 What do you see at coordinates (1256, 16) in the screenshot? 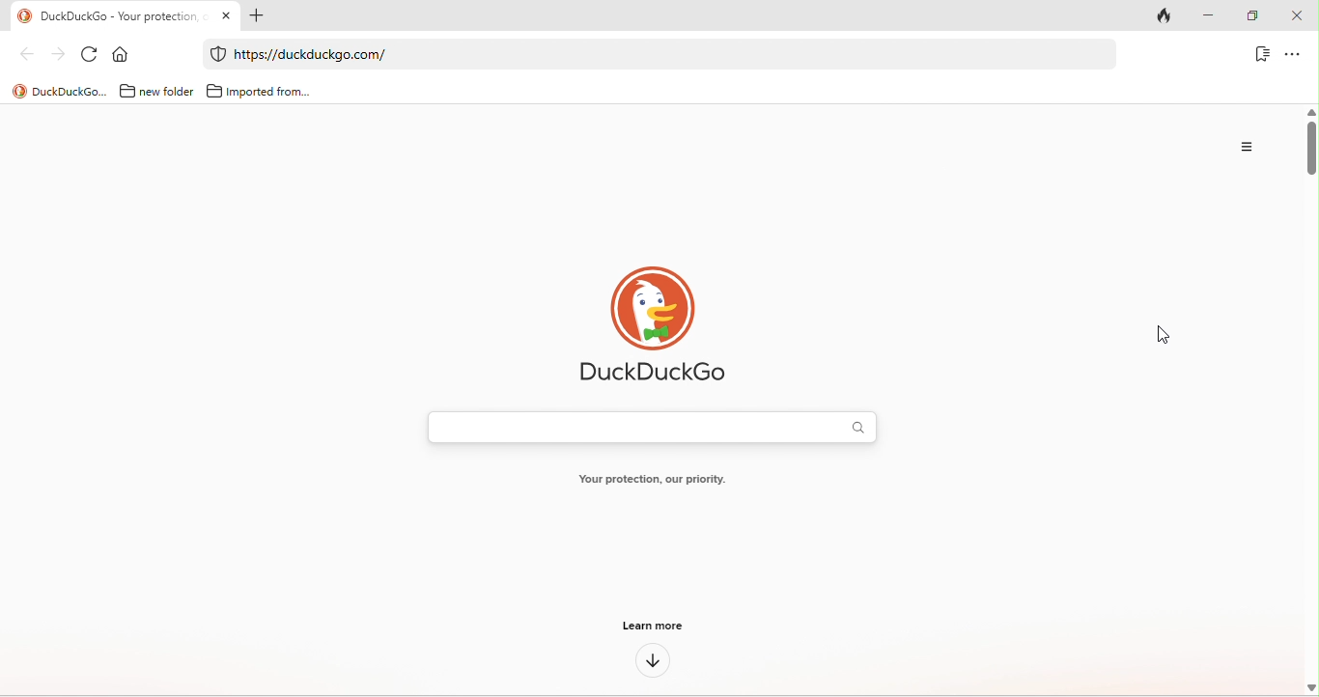
I see `maximize` at bounding box center [1256, 16].